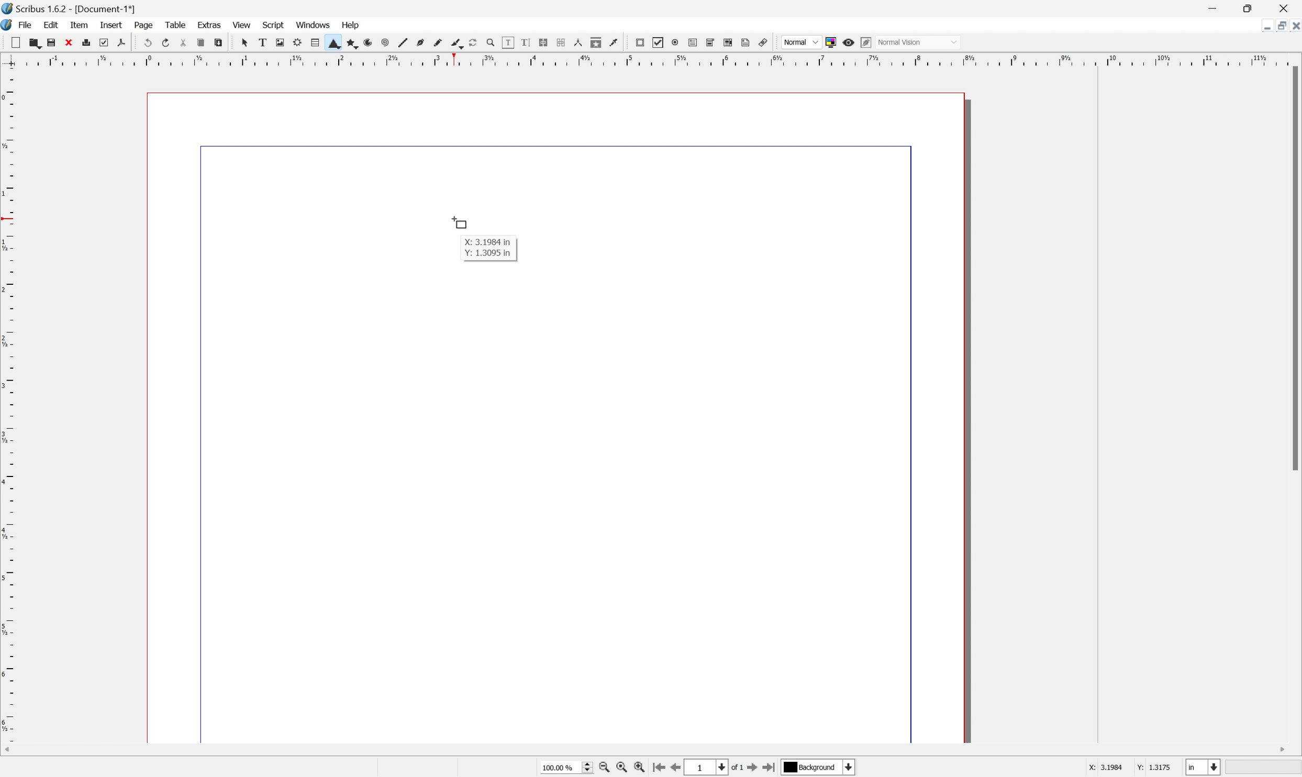  I want to click on Redo, so click(164, 42).